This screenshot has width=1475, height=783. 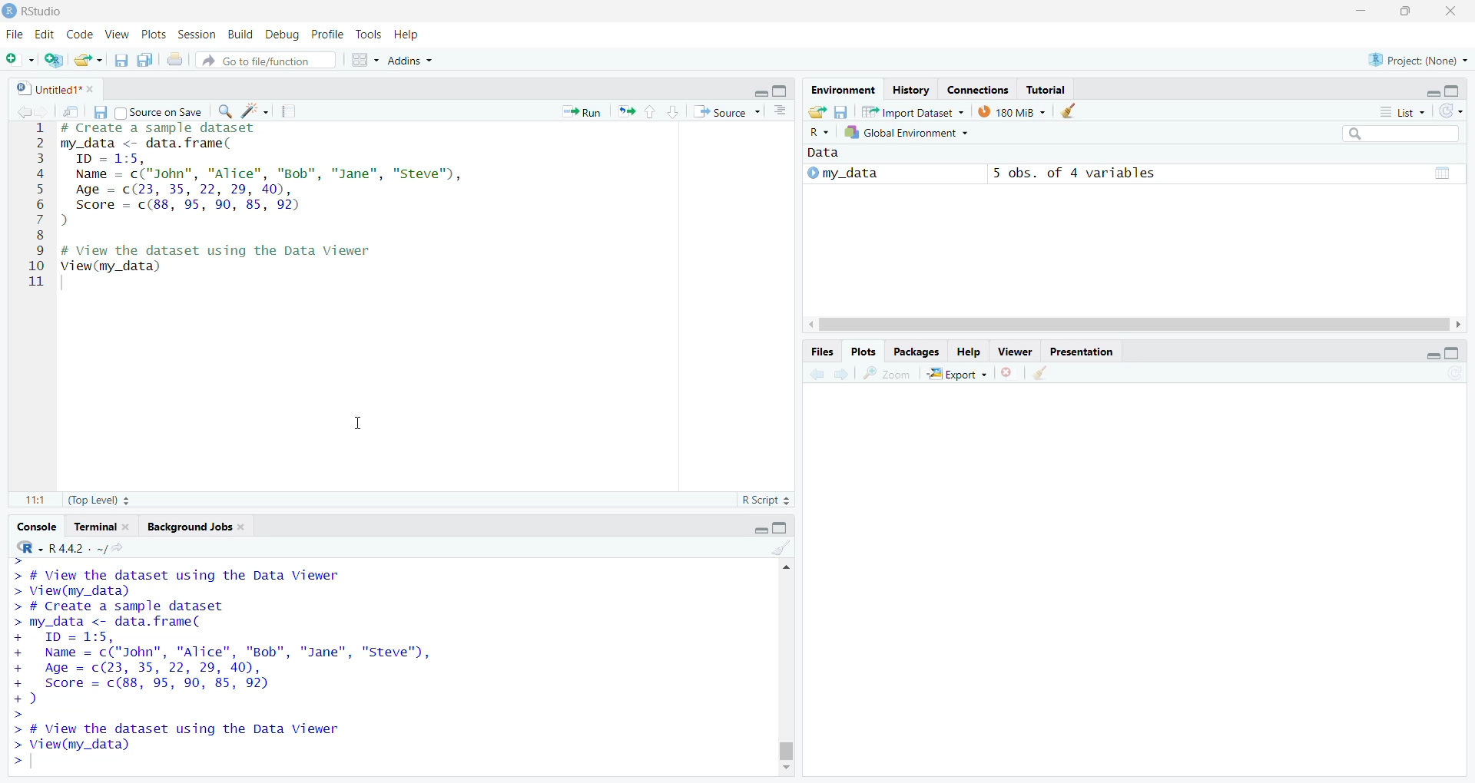 I want to click on Export, so click(x=954, y=373).